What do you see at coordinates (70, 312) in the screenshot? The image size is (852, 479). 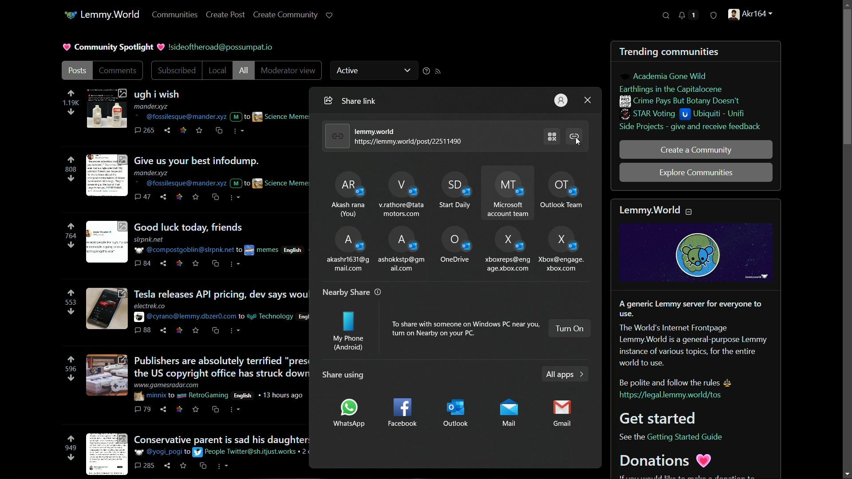 I see `downvote` at bounding box center [70, 312].